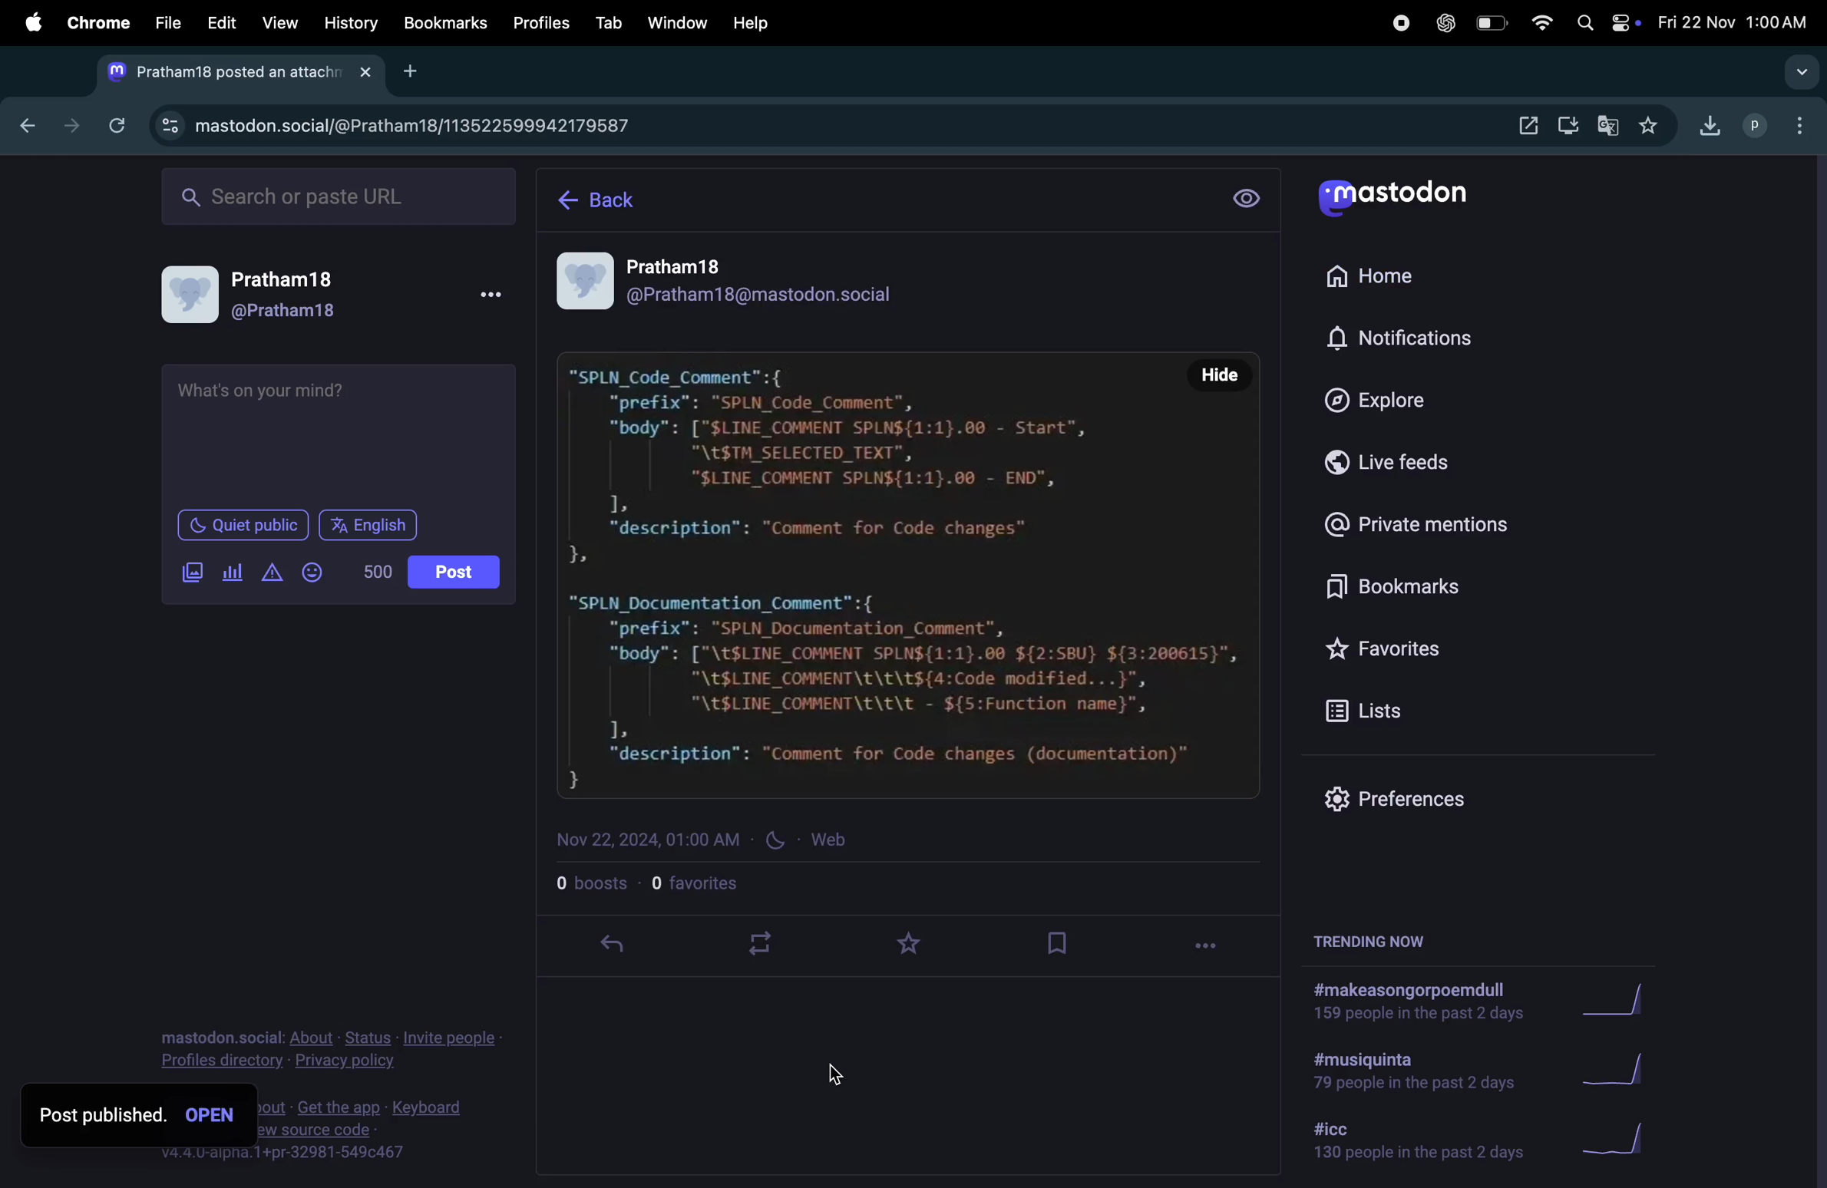 Image resolution: width=1827 pixels, height=1188 pixels. Describe the element at coordinates (456, 128) in the screenshot. I see `mastodon url` at that location.